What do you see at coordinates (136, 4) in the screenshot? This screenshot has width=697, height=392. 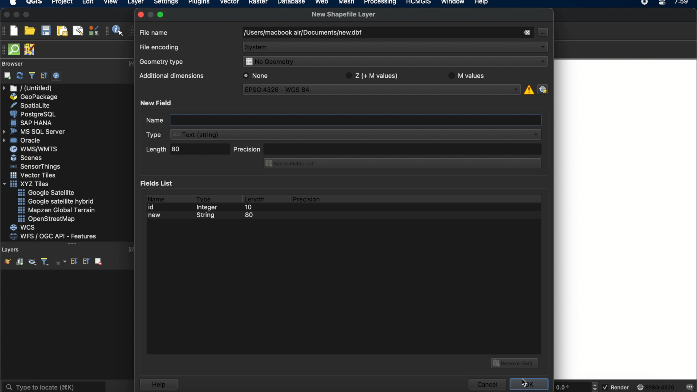 I see `layer` at bounding box center [136, 4].